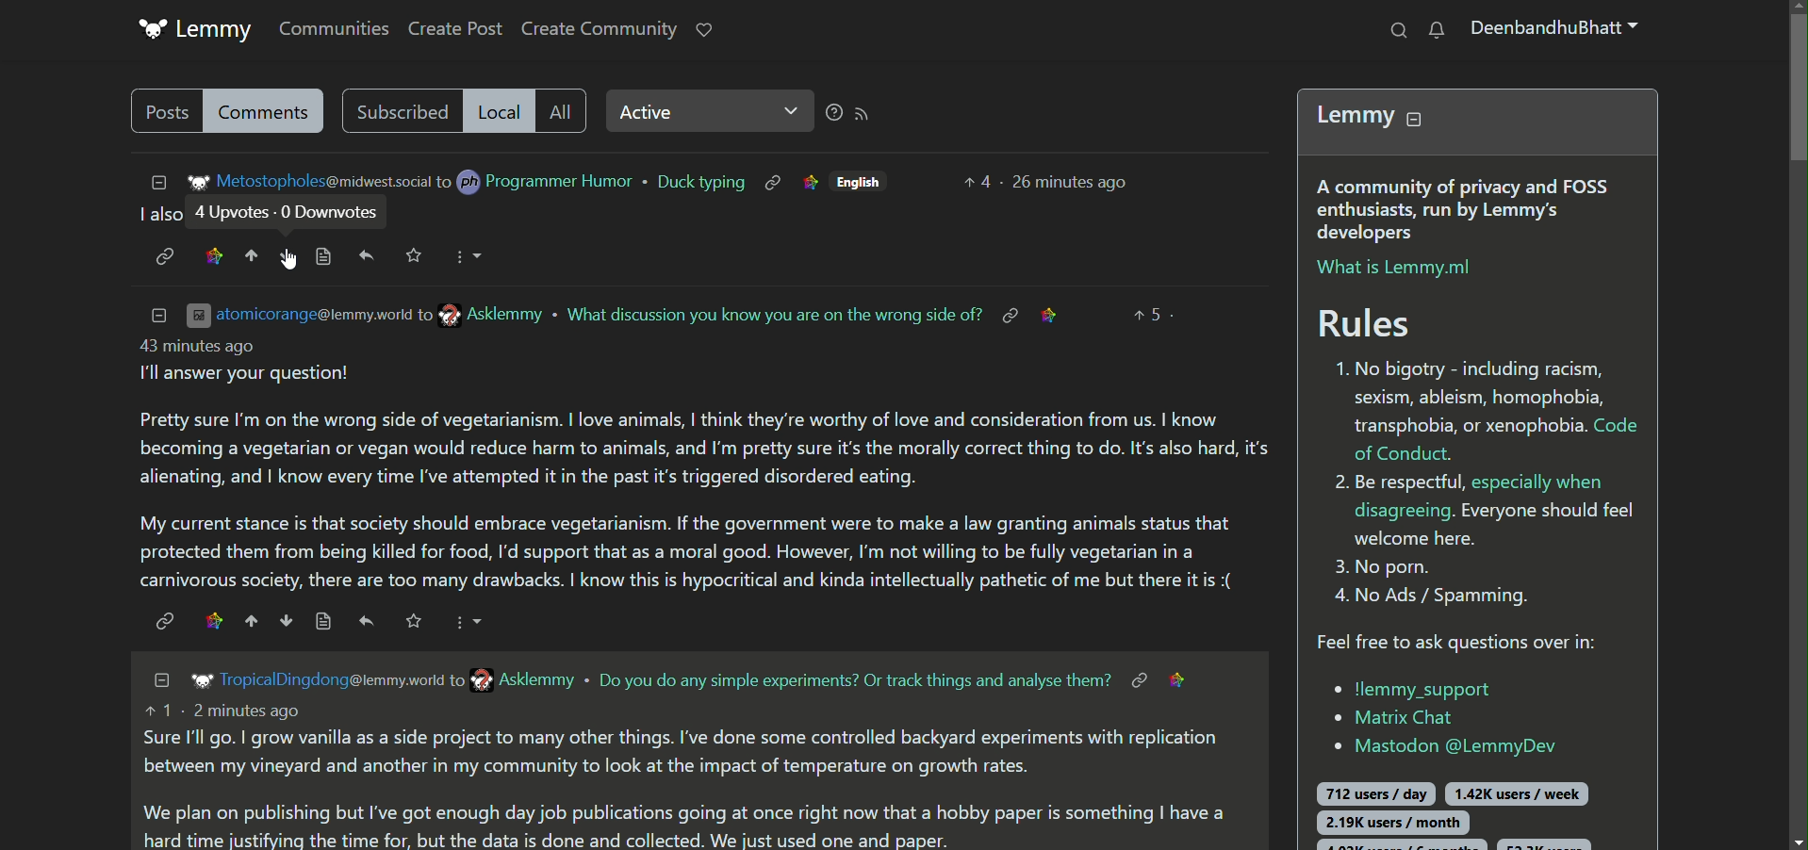  I want to click on hyperlink, so click(1136, 678).